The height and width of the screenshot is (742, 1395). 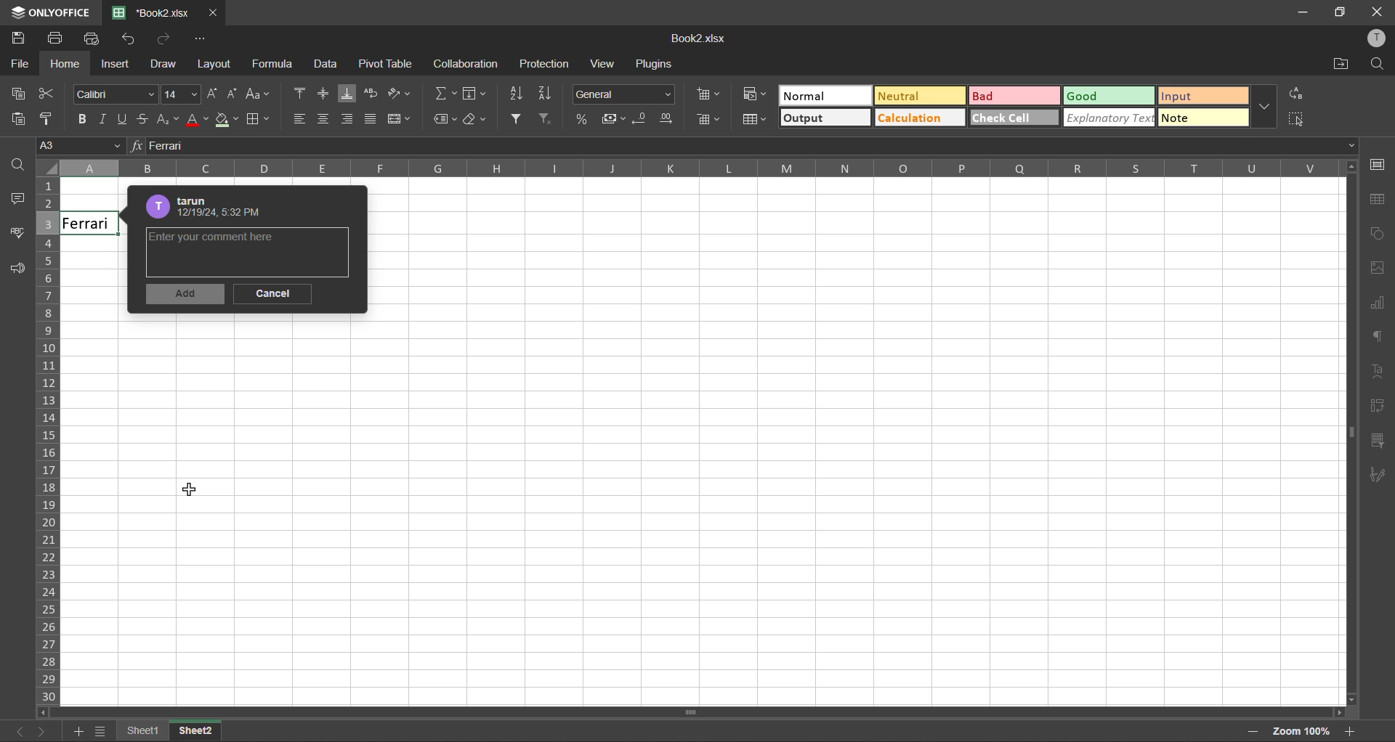 I want to click on Ferrari, so click(x=90, y=224).